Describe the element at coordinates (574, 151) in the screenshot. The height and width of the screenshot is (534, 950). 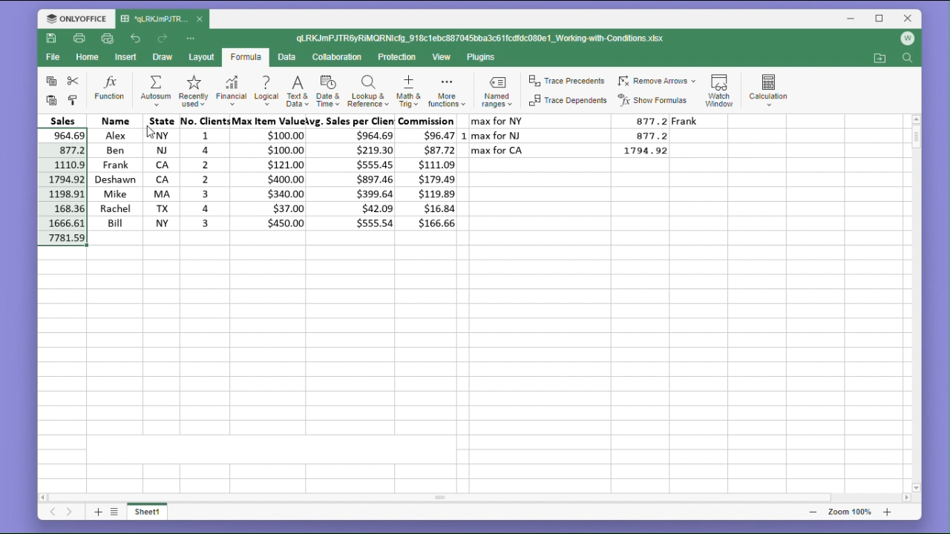
I see `max for CA 1794.92` at that location.